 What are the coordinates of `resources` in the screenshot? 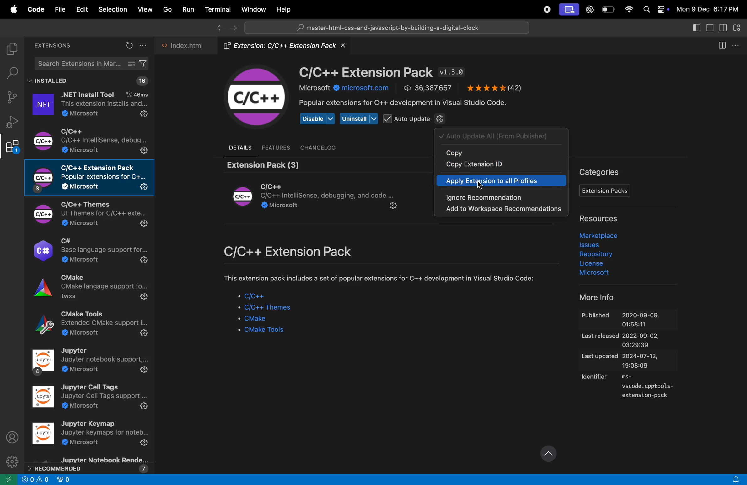 It's located at (597, 219).